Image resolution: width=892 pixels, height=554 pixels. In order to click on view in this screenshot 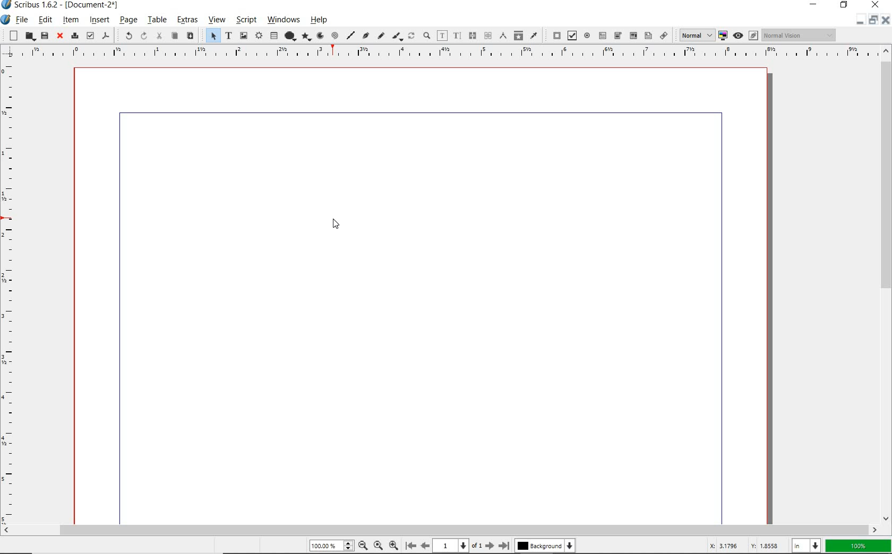, I will do `click(217, 21)`.